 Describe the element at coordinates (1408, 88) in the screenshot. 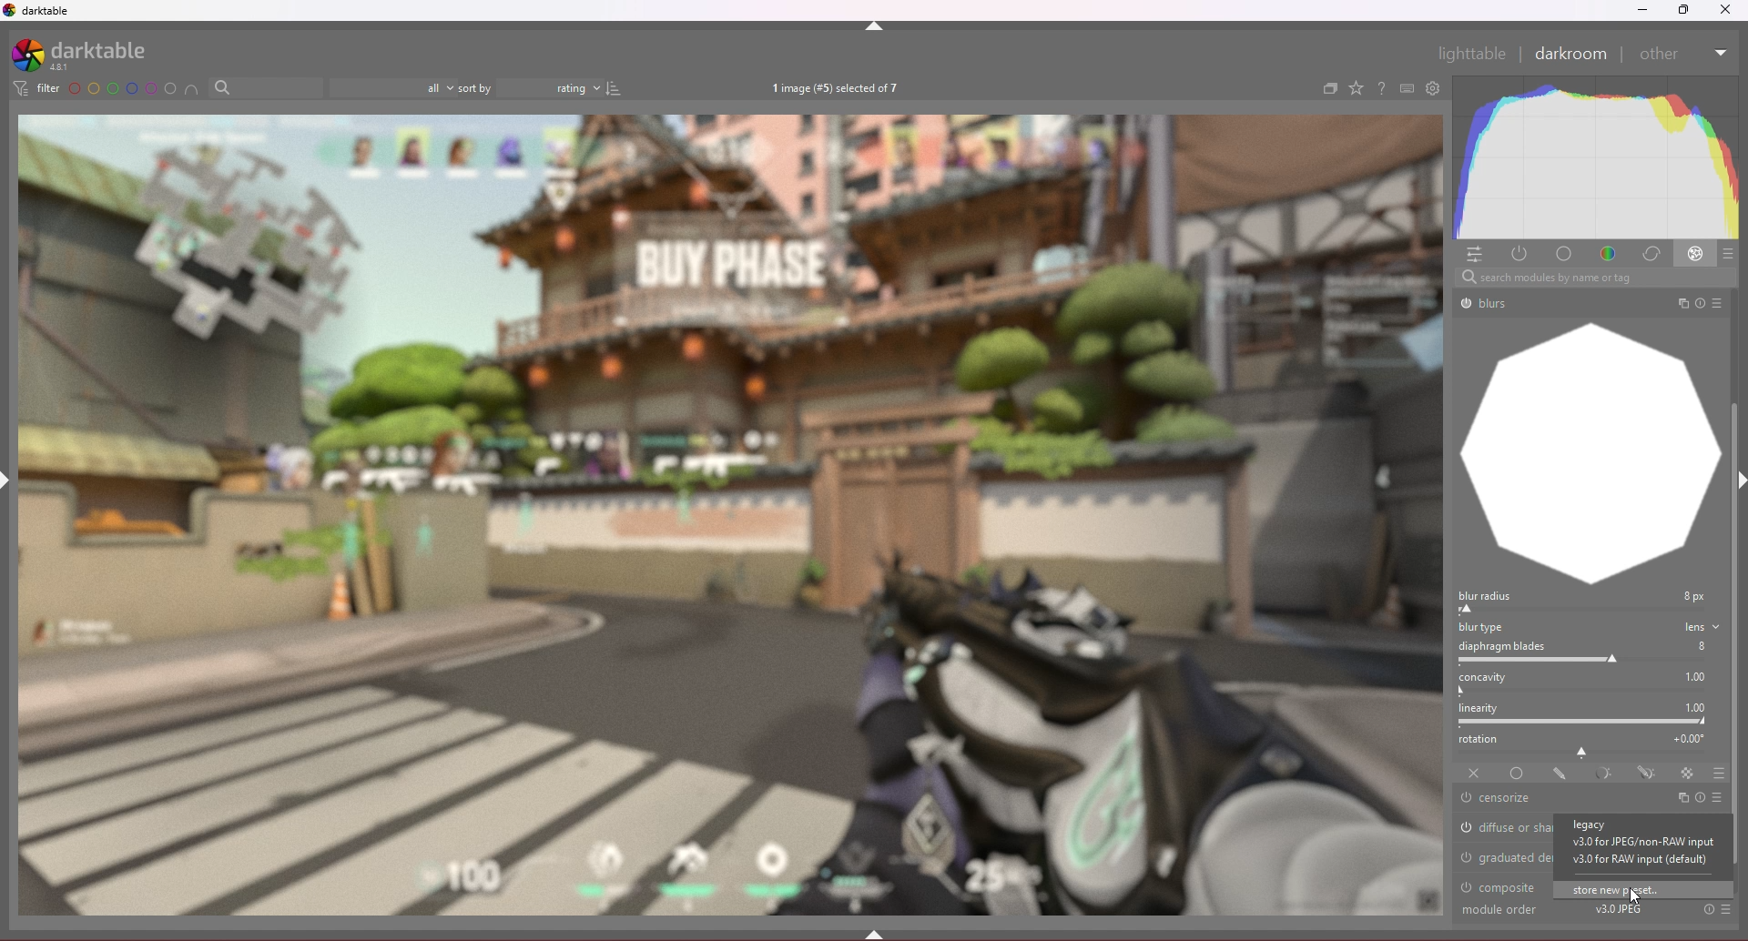

I see `keyboard shortcut` at that location.